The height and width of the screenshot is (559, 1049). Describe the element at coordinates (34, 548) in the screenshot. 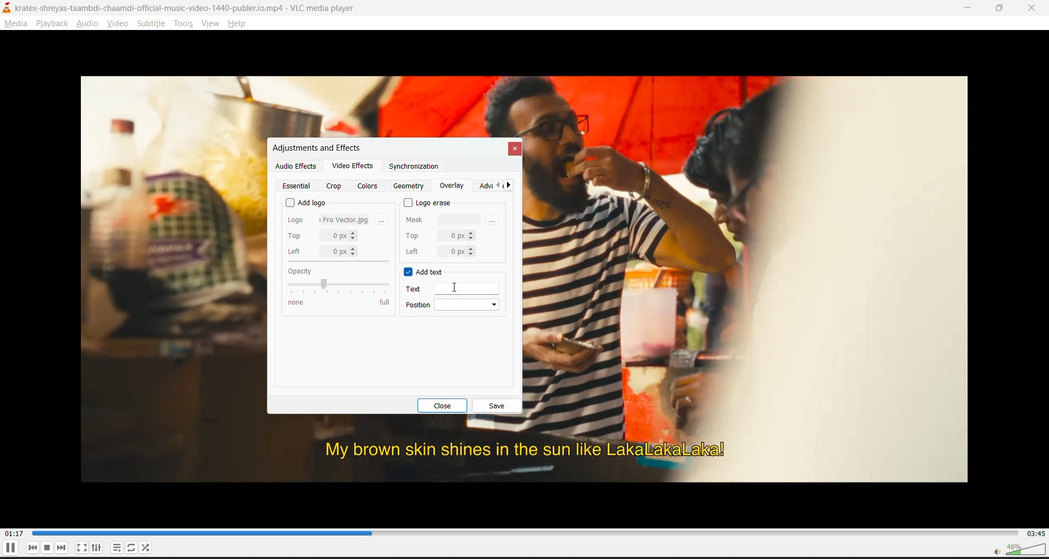

I see `previous` at that location.